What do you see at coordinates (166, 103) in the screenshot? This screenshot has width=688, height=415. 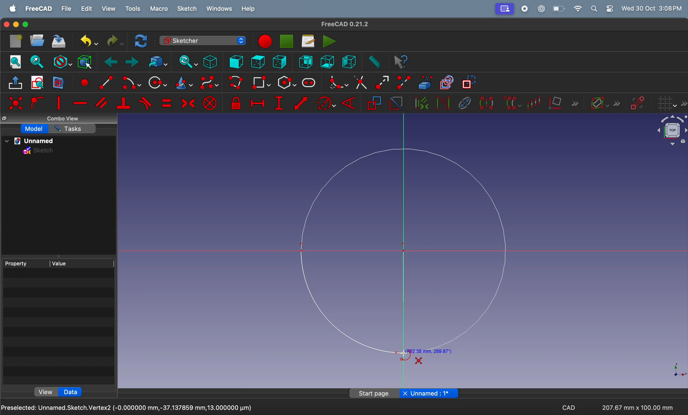 I see `constrain equal` at bounding box center [166, 103].